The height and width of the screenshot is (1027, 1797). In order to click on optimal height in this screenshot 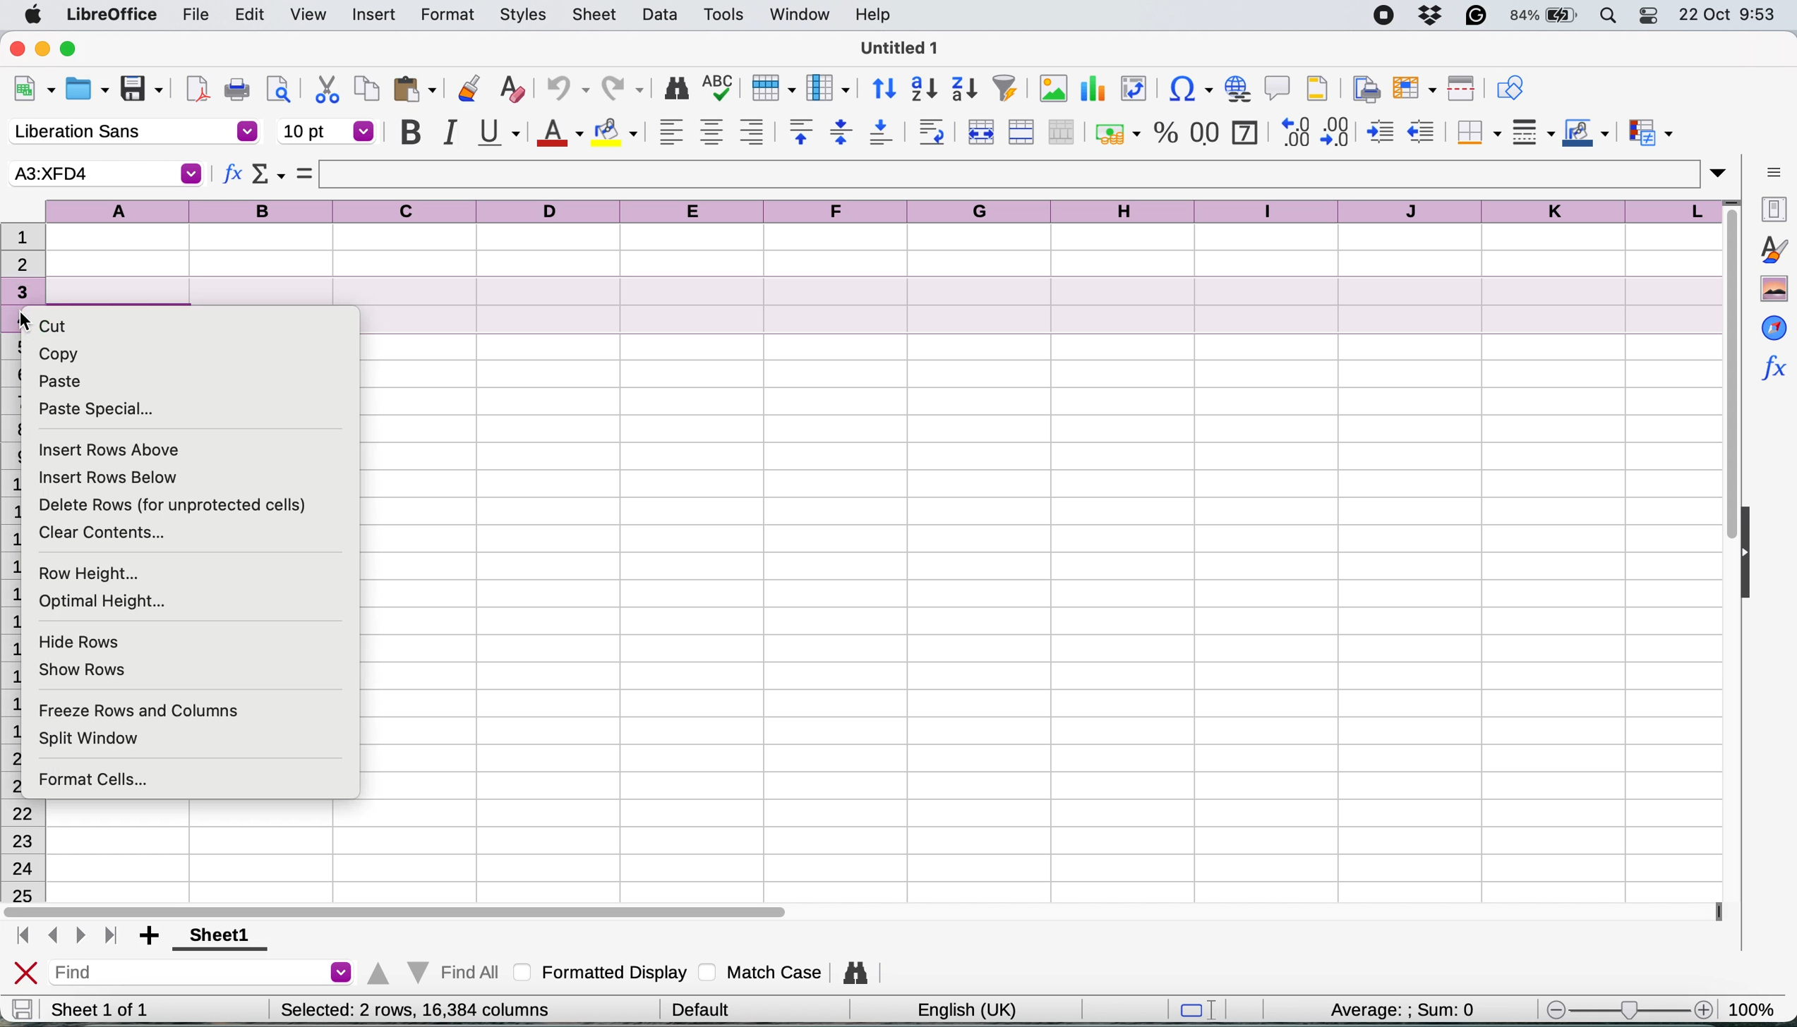, I will do `click(106, 602)`.